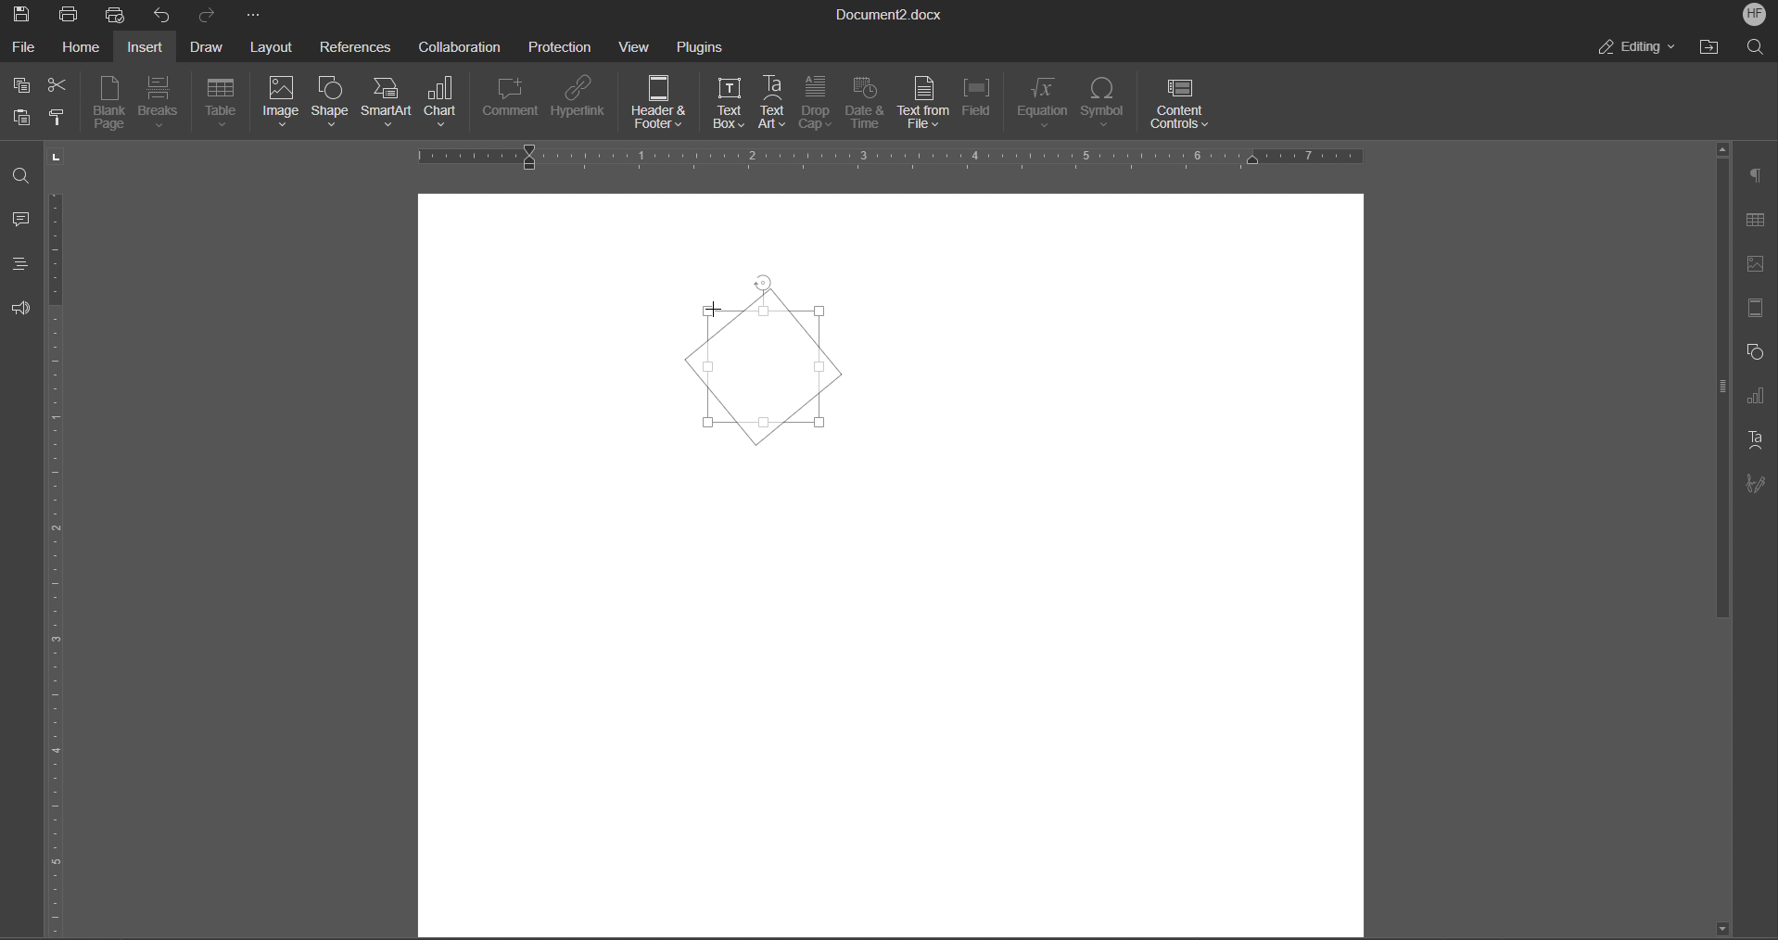 The width and height of the screenshot is (1778, 940). What do you see at coordinates (24, 13) in the screenshot?
I see `Save` at bounding box center [24, 13].